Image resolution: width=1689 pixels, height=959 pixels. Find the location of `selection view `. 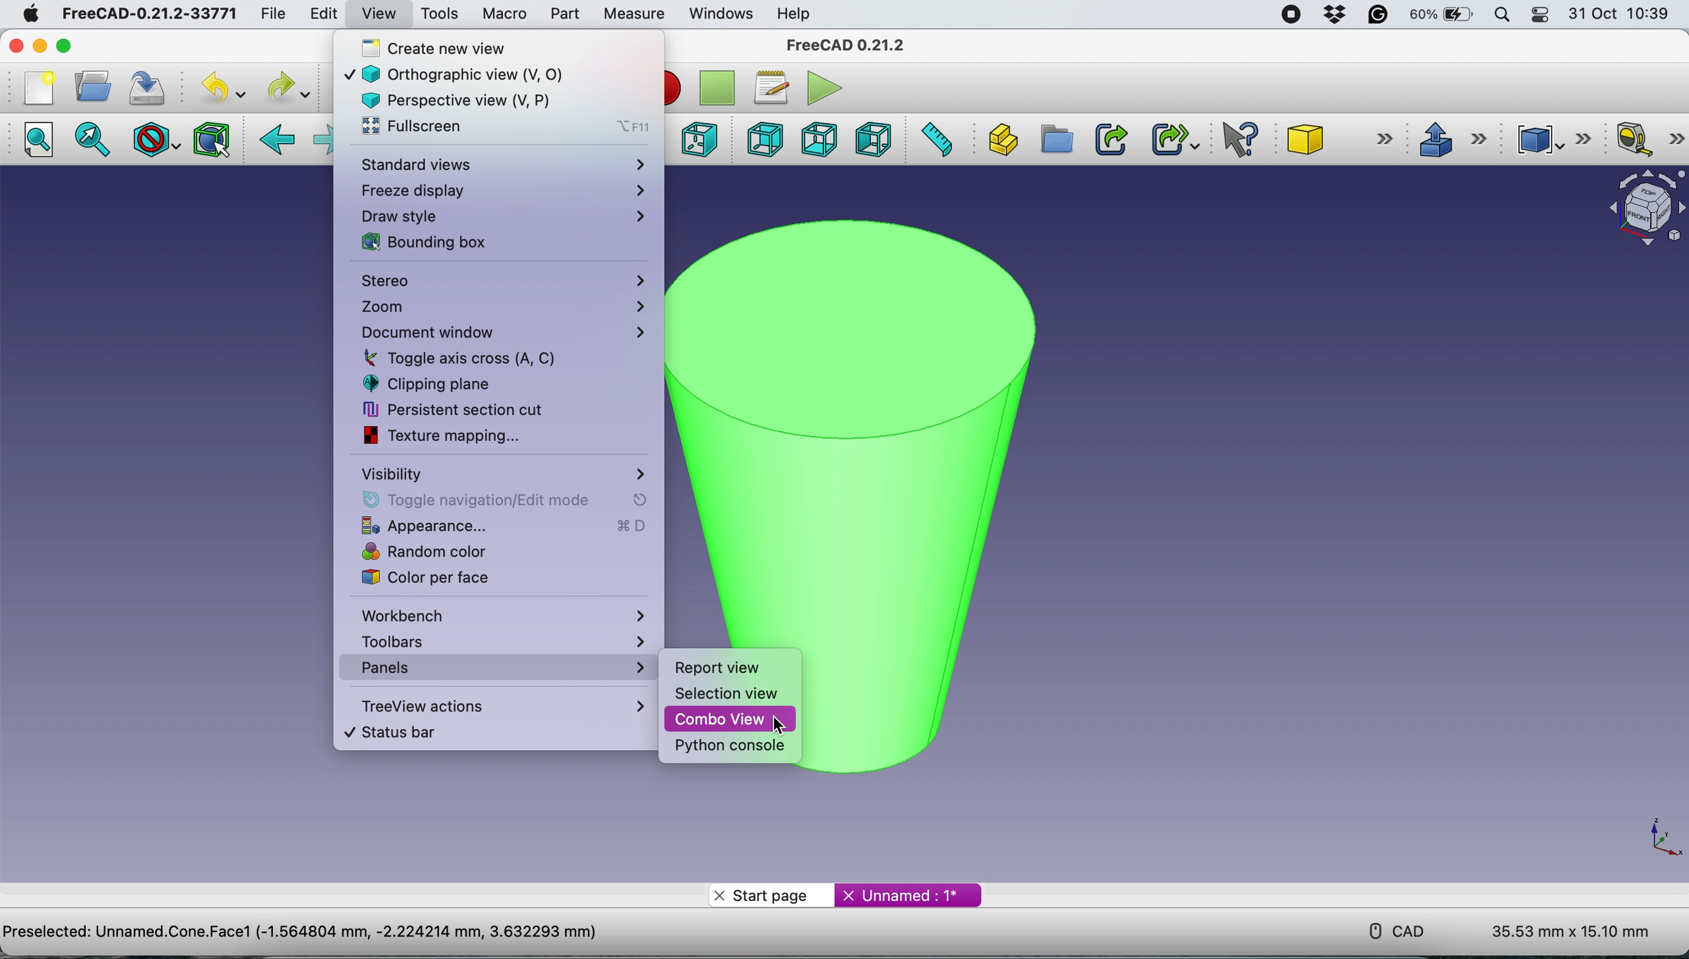

selection view  is located at coordinates (728, 694).